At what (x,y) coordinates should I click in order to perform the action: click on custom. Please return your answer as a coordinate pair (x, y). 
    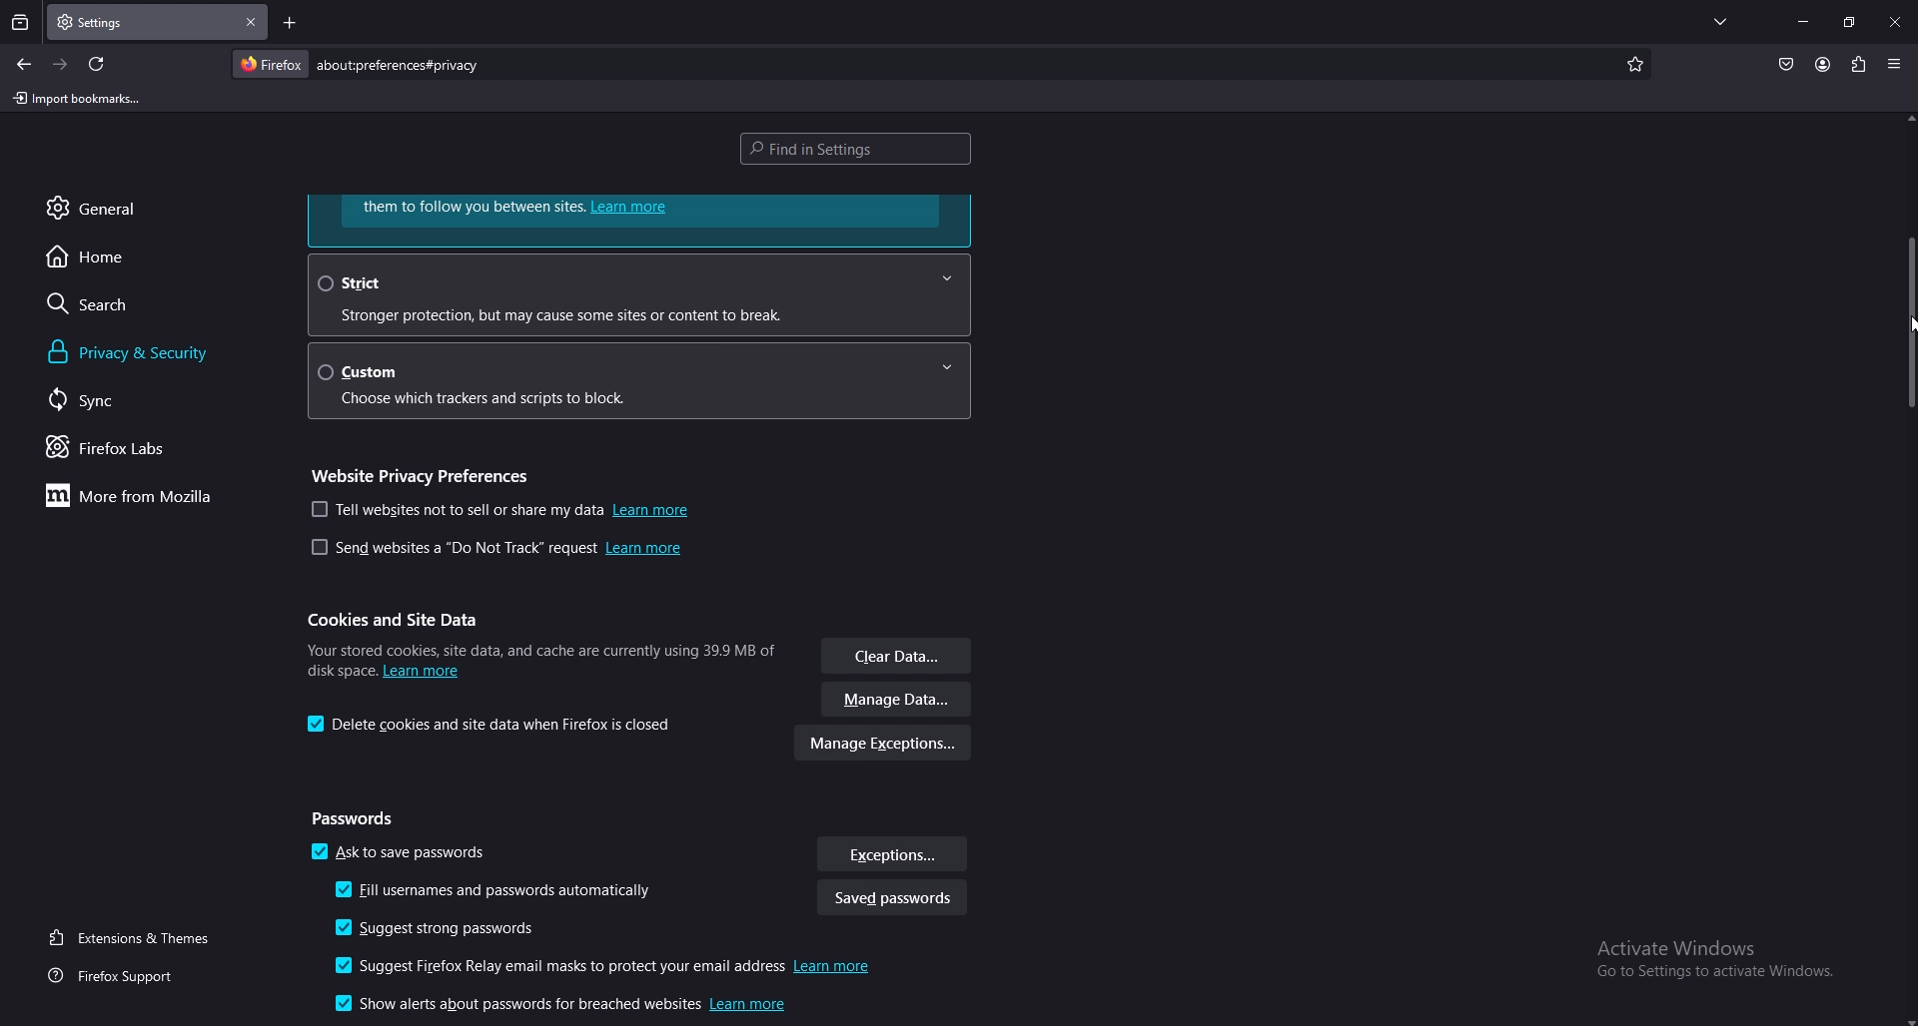
    Looking at the image, I should click on (648, 379).